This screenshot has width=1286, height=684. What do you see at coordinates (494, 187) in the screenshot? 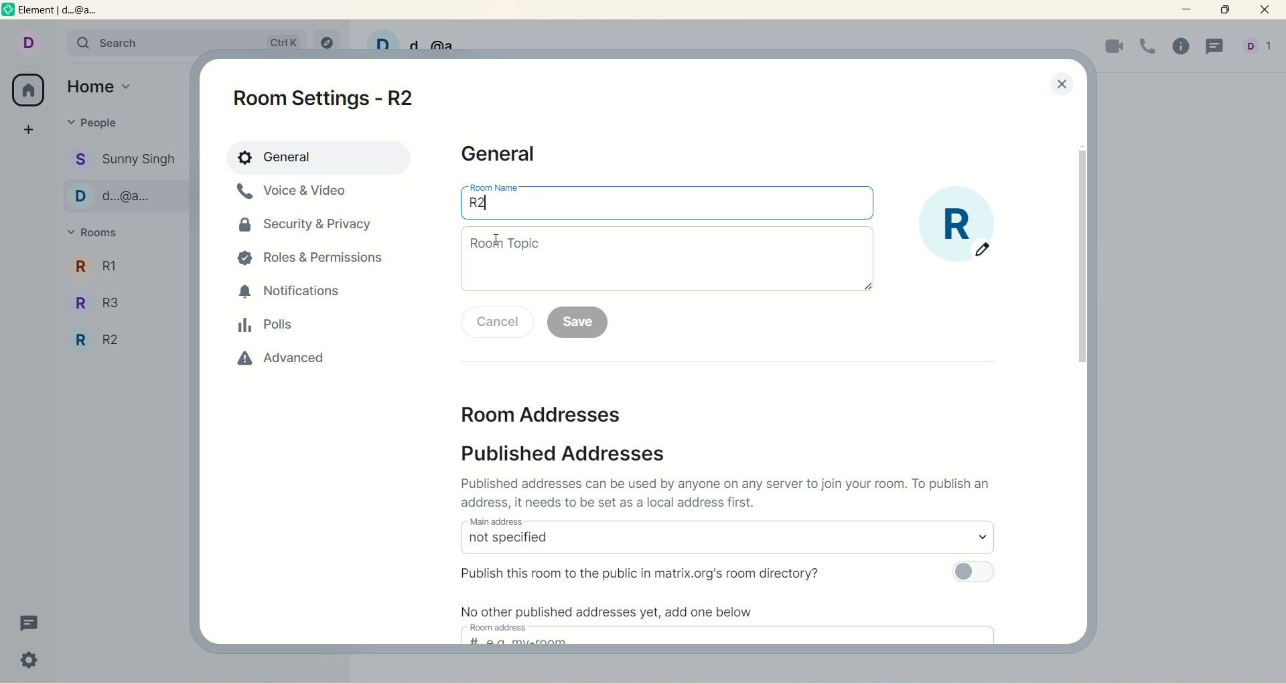
I see `room name` at bounding box center [494, 187].